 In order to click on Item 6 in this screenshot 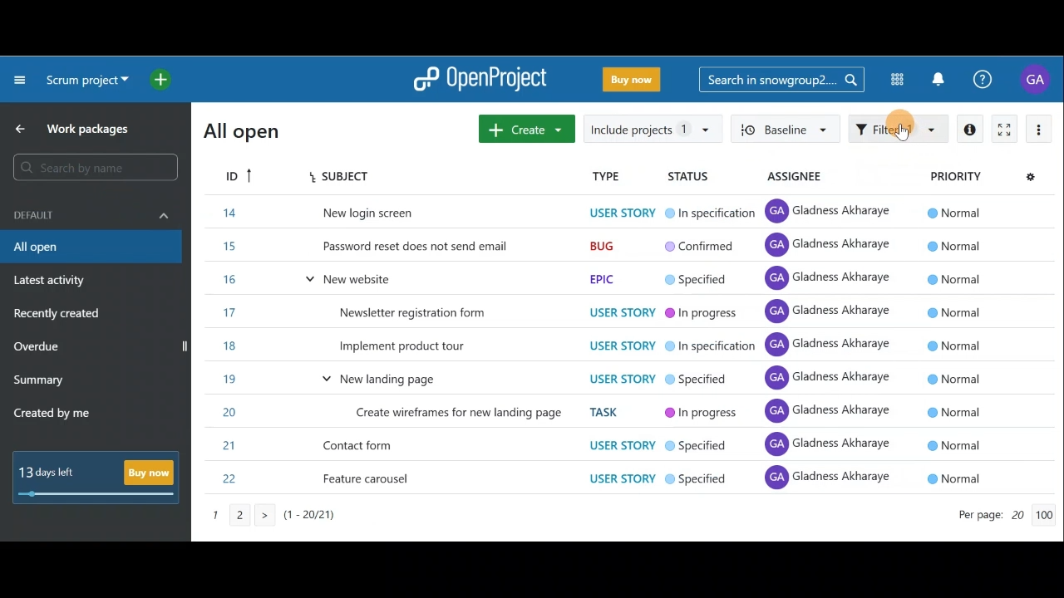, I will do `click(603, 378)`.